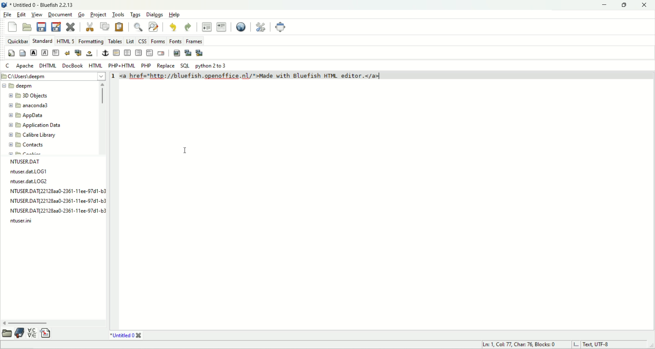 This screenshot has height=349, width=655. Describe the element at coordinates (9, 66) in the screenshot. I see `C` at that location.